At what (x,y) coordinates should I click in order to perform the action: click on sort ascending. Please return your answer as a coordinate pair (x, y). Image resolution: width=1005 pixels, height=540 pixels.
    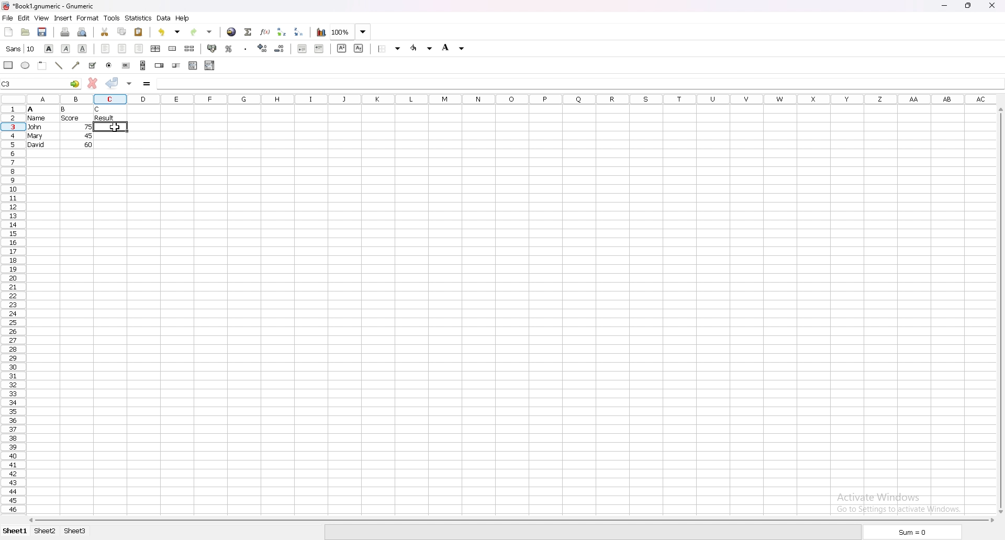
    Looking at the image, I should click on (282, 32).